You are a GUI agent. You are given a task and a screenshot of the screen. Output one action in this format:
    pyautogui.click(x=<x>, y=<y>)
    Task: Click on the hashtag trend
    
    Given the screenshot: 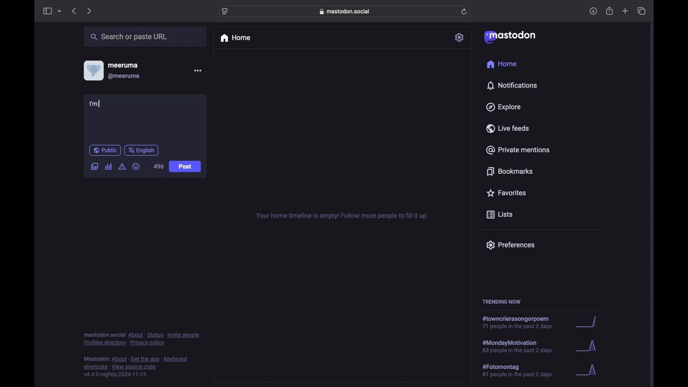 What is the action you would take?
    pyautogui.click(x=520, y=322)
    